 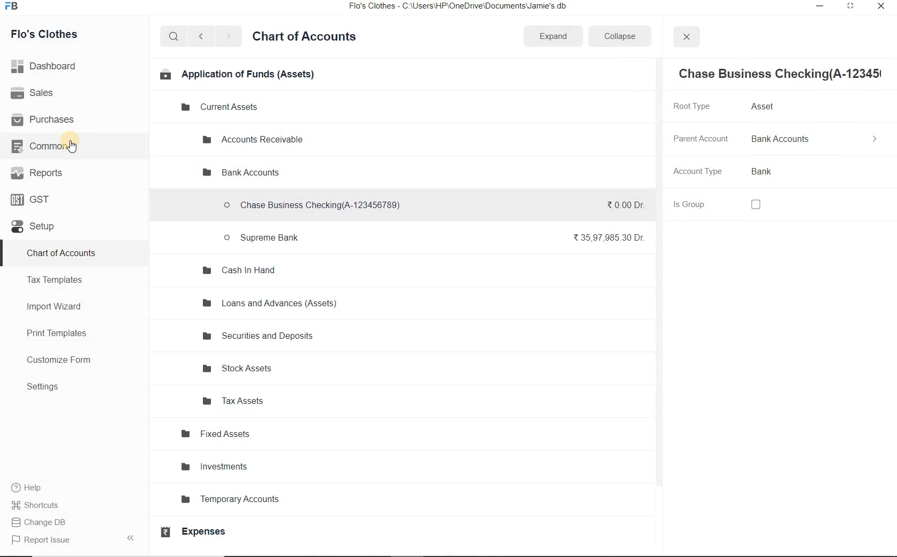 I want to click on Chase Business Checking(A-123456789), so click(x=312, y=206).